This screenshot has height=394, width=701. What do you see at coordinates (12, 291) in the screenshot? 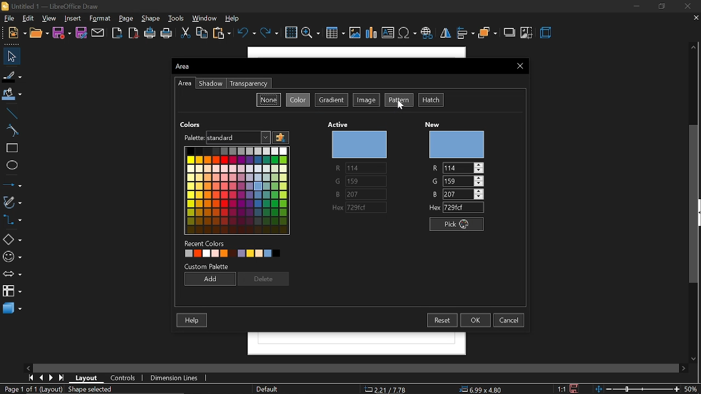
I see `flowchart` at bounding box center [12, 291].